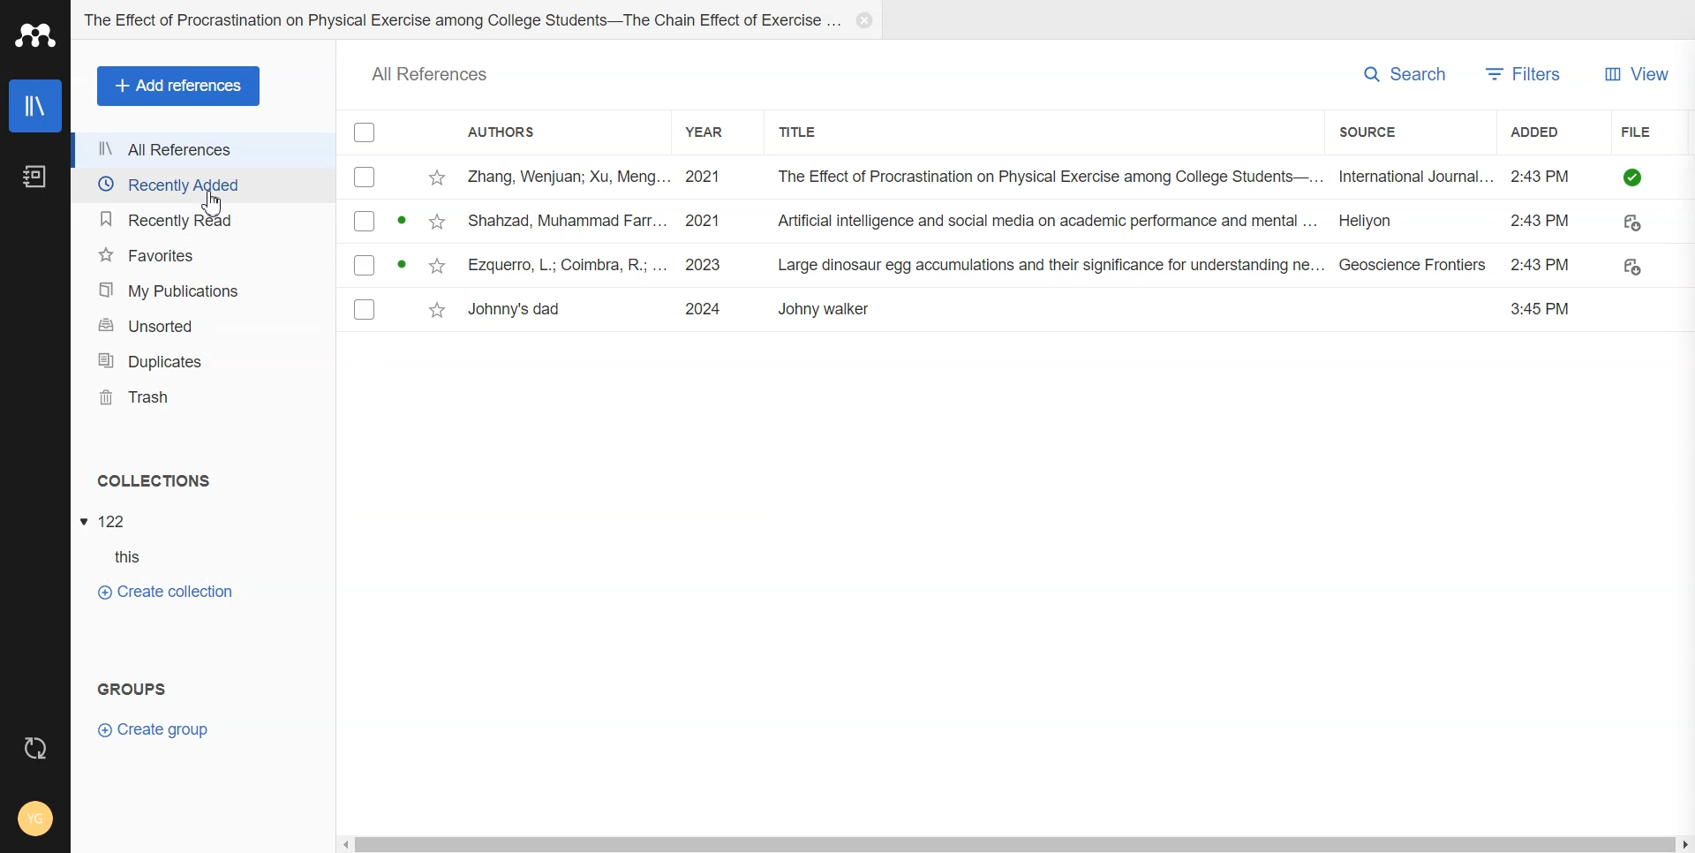 This screenshot has height=853, width=1695. I want to click on Text, so click(154, 481).